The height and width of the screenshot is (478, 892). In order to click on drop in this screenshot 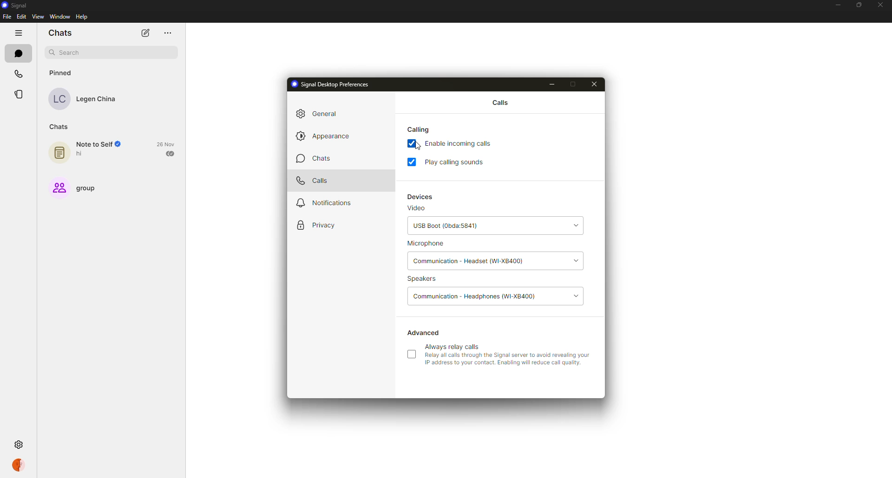, I will do `click(578, 225)`.